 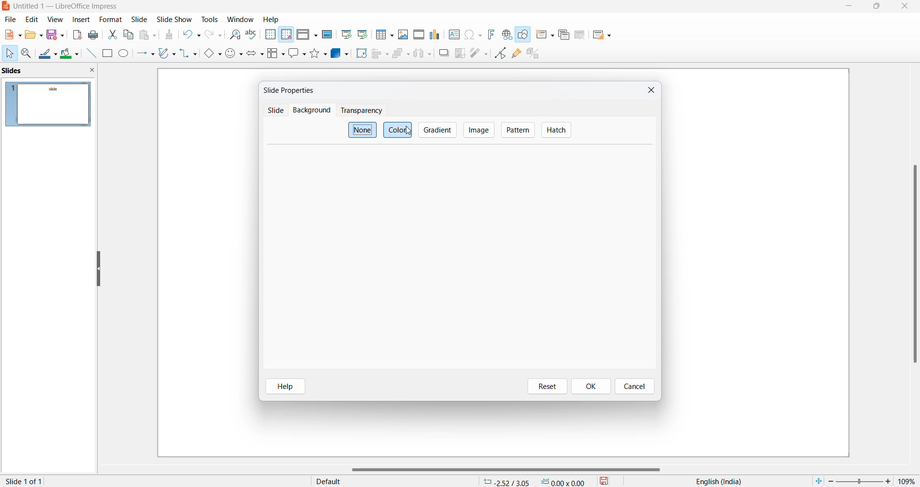 I want to click on start from current slide, so click(x=362, y=34).